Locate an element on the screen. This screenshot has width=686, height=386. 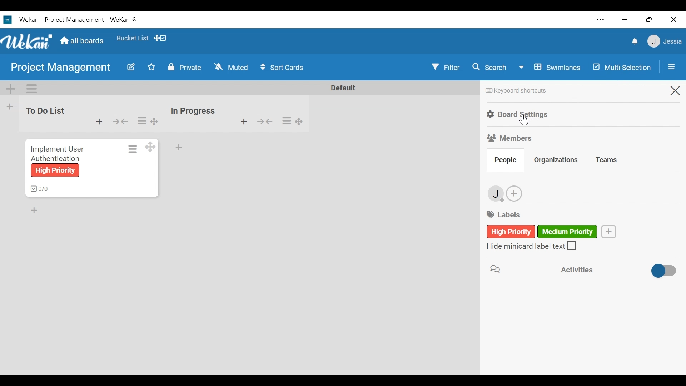
minimize is located at coordinates (624, 19).